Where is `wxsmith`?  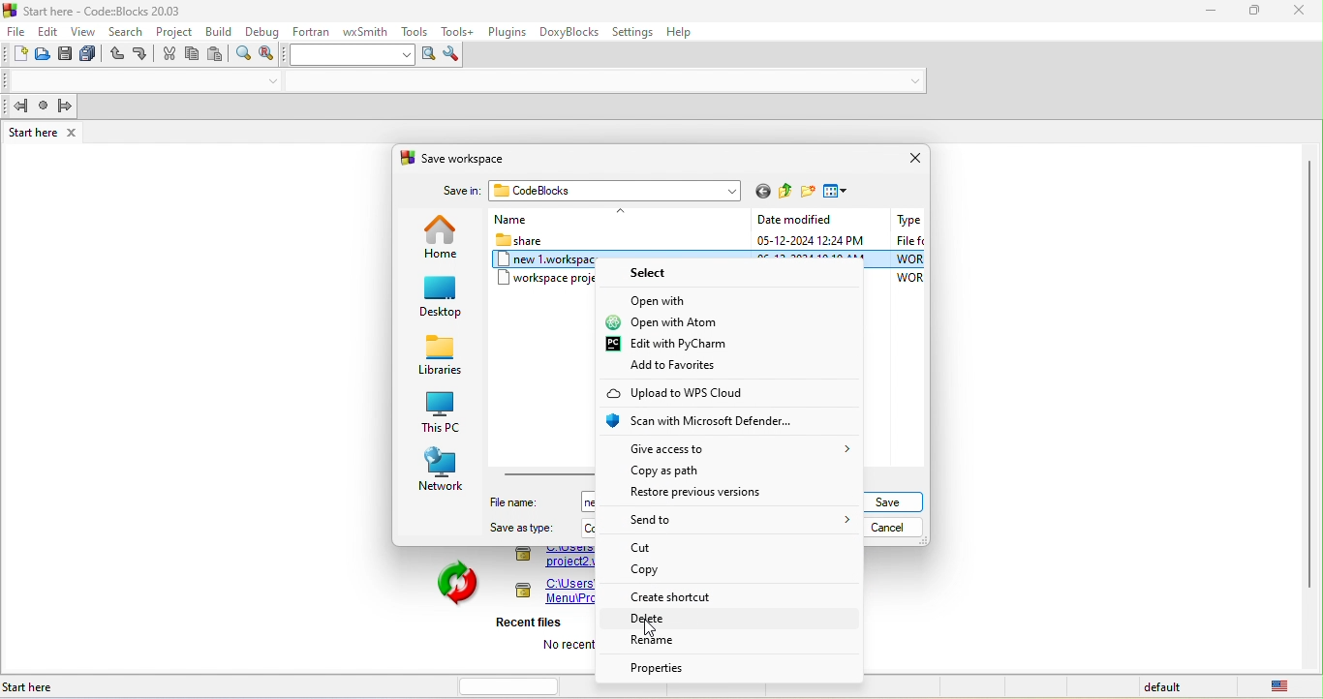 wxsmith is located at coordinates (367, 29).